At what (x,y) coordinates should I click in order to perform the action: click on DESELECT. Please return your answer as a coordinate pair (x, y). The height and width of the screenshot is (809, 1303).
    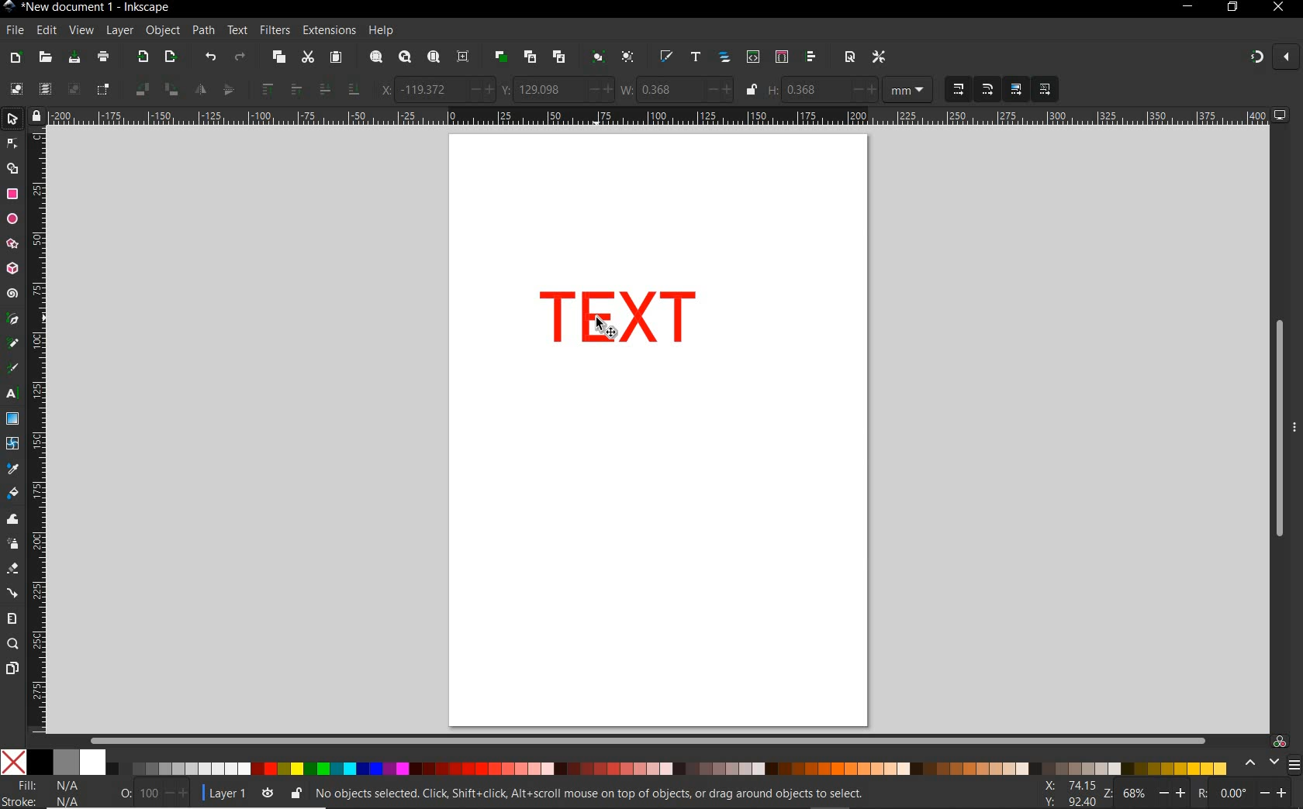
    Looking at the image, I should click on (72, 88).